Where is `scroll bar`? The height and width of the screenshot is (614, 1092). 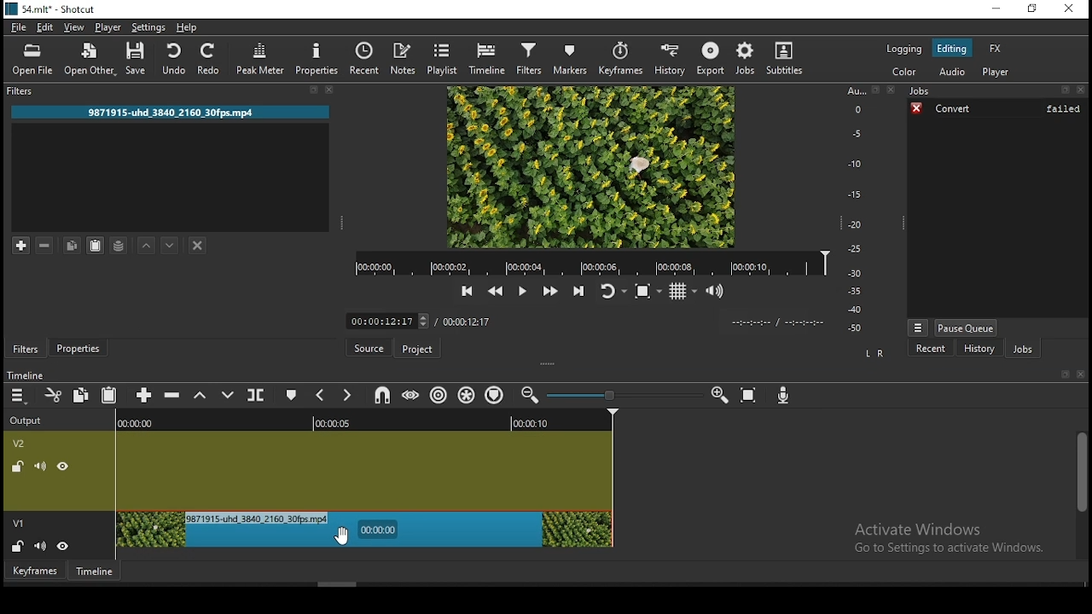
scroll bar is located at coordinates (1078, 495).